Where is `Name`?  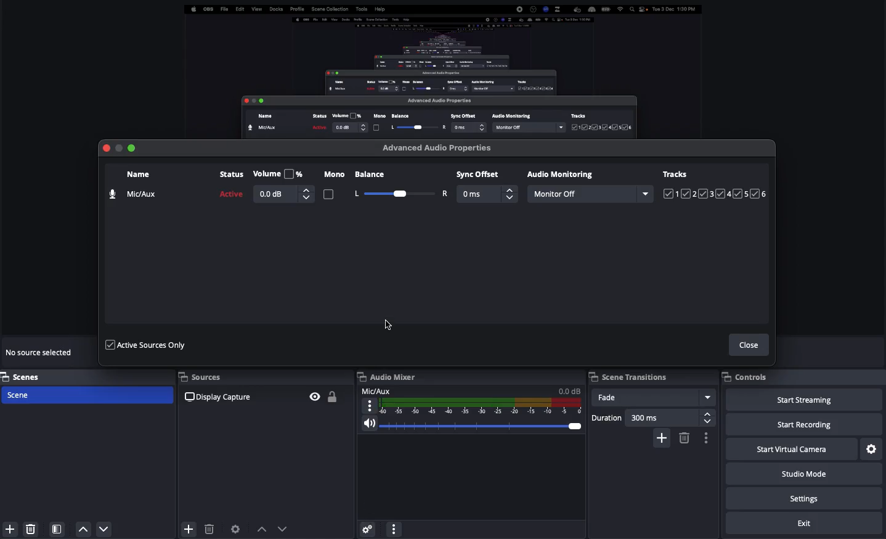
Name is located at coordinates (133, 188).